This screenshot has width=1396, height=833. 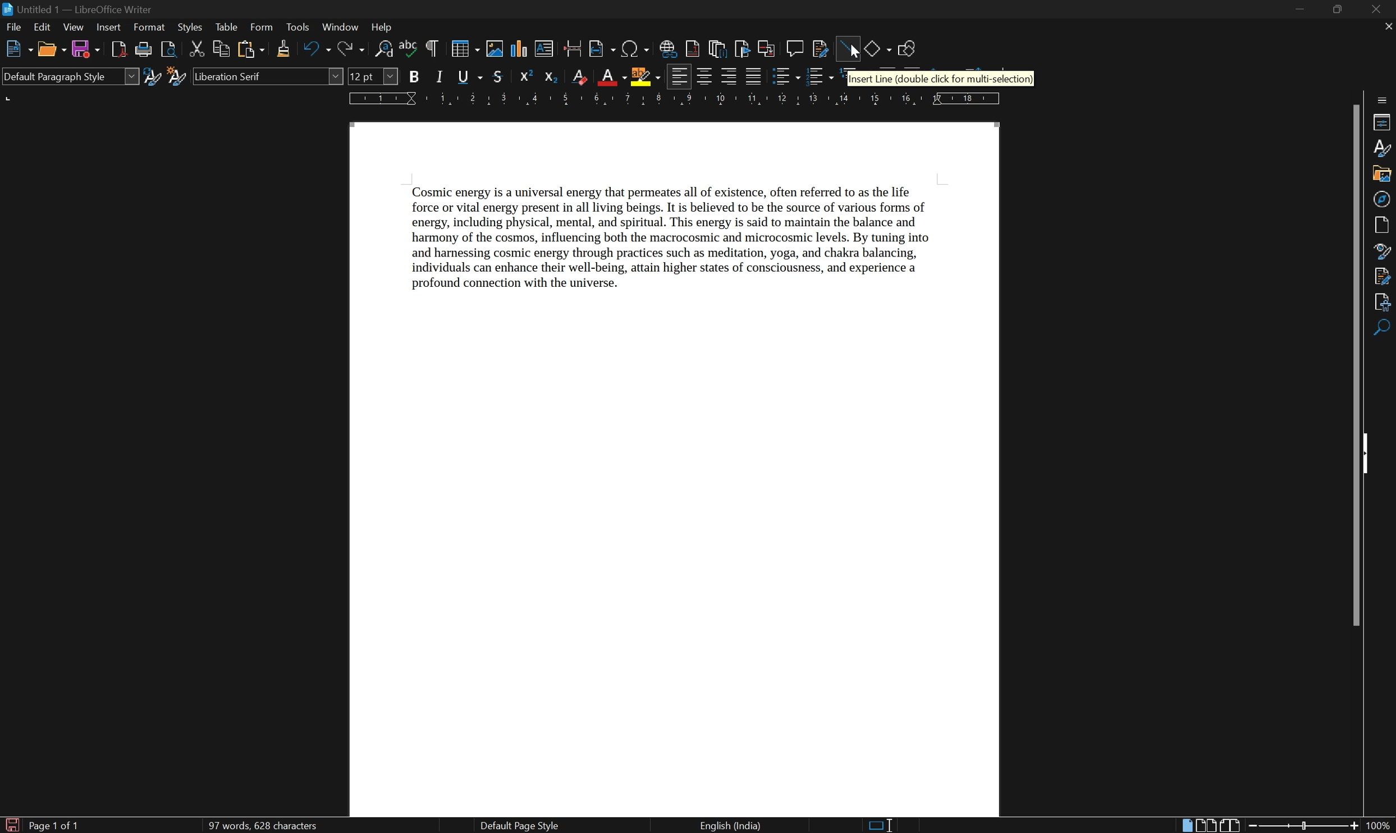 I want to click on ruler, so click(x=674, y=99).